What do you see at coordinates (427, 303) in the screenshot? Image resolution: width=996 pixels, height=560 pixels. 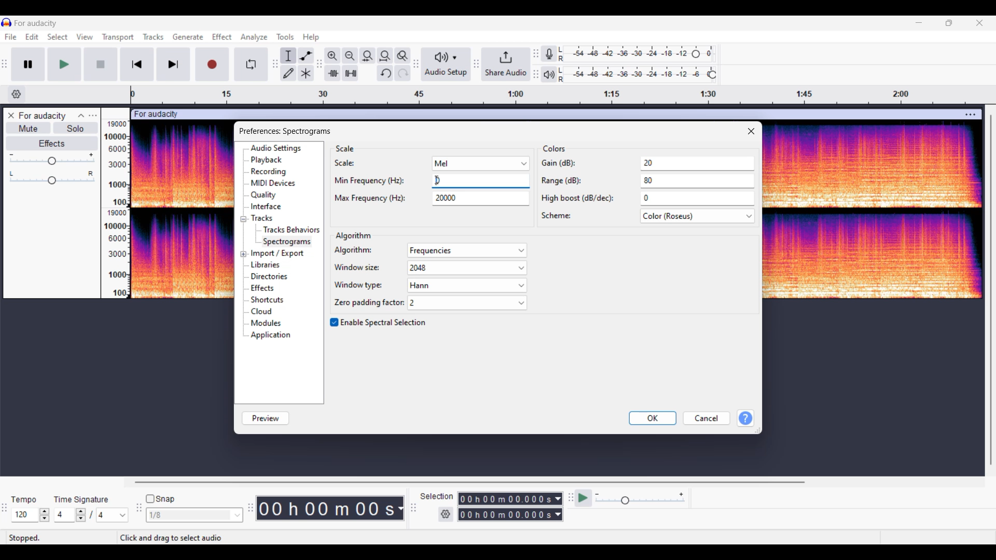 I see `zone padding factor` at bounding box center [427, 303].